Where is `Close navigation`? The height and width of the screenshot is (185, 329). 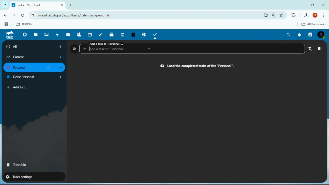 Close navigation is located at coordinates (75, 48).